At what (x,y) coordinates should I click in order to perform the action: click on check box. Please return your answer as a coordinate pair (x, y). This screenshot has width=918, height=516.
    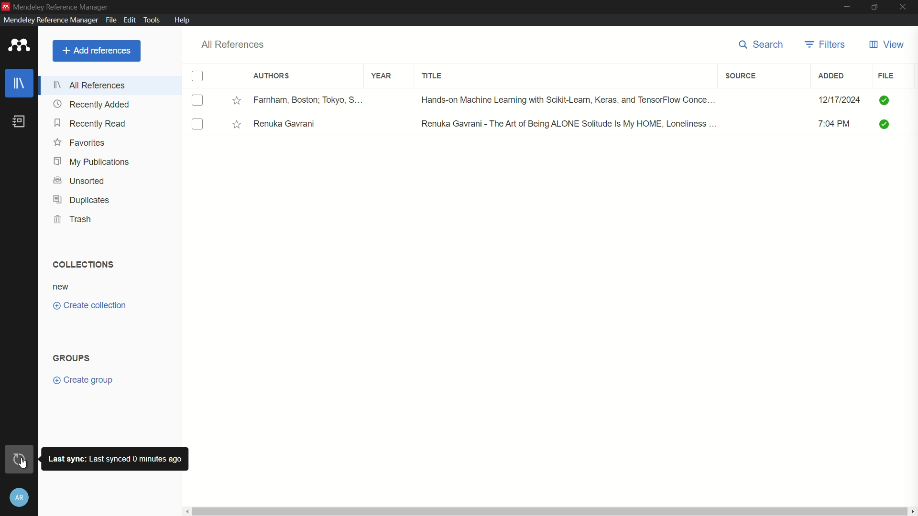
    Looking at the image, I should click on (197, 75).